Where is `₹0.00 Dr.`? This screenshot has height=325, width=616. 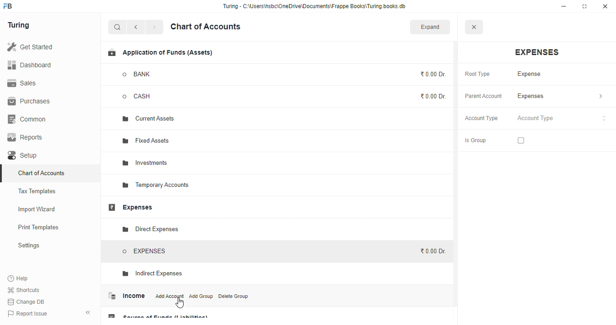 ₹0.00 Dr. is located at coordinates (434, 96).